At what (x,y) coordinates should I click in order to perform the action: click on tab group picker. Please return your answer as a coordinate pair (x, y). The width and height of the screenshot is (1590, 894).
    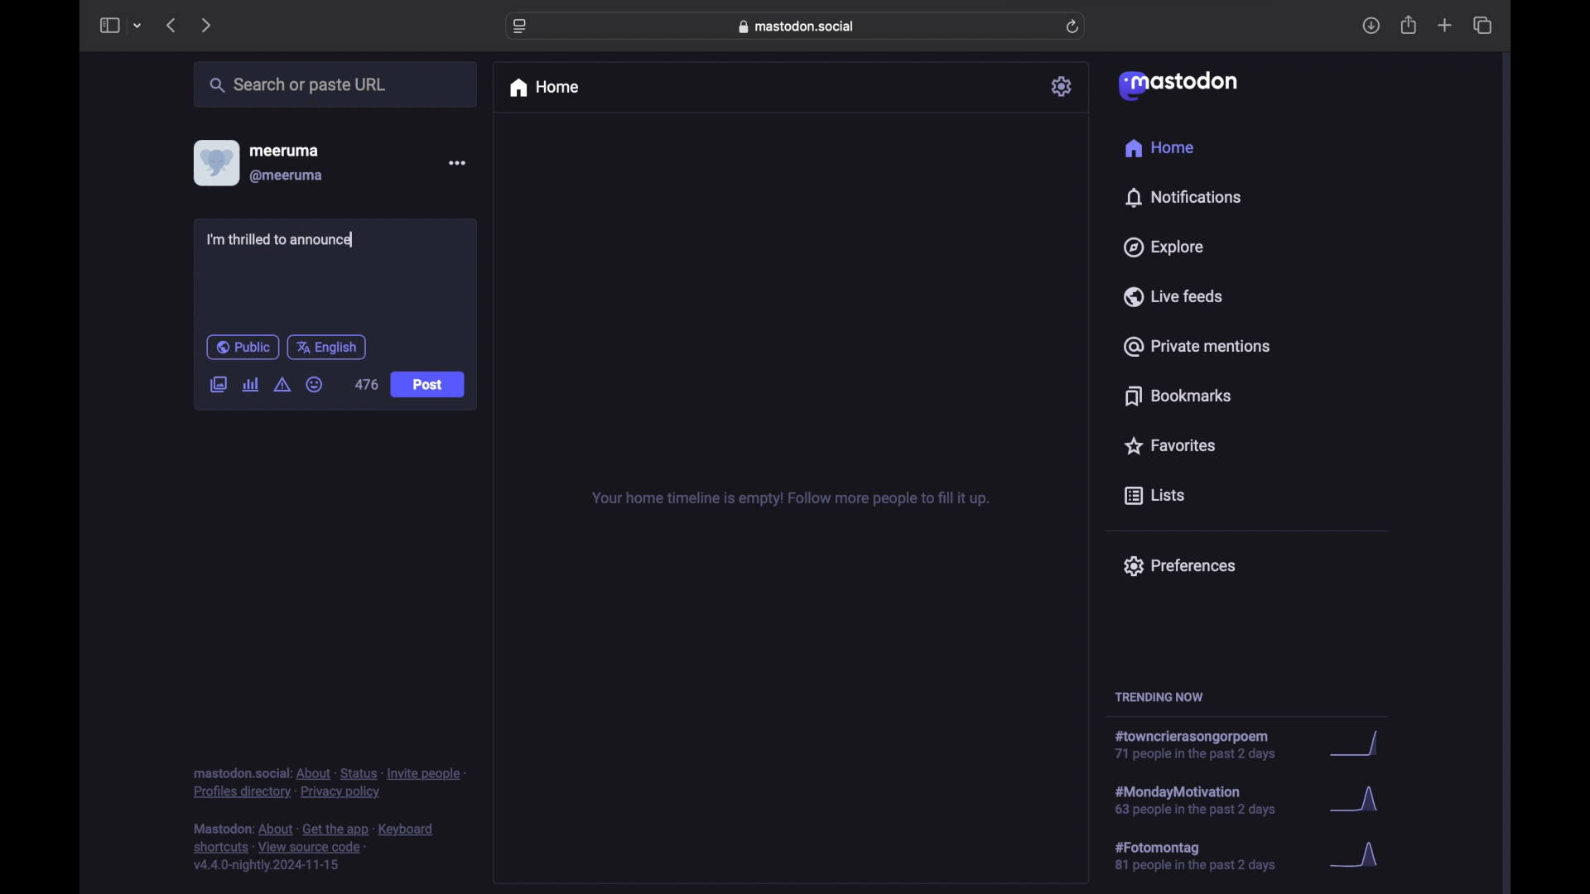
    Looking at the image, I should click on (138, 25).